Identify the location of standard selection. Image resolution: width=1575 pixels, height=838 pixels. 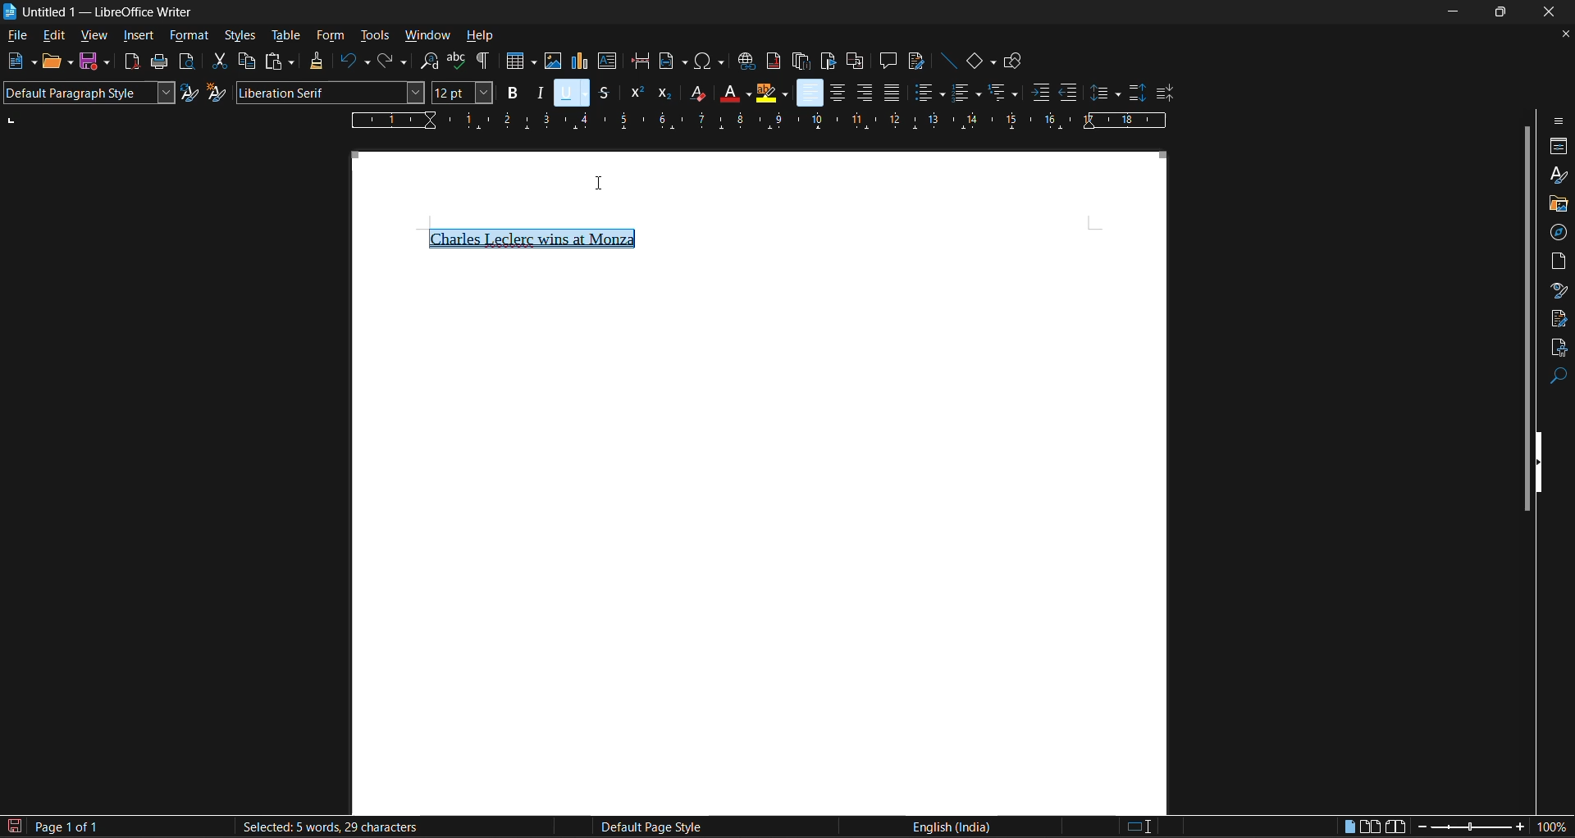
(1139, 828).